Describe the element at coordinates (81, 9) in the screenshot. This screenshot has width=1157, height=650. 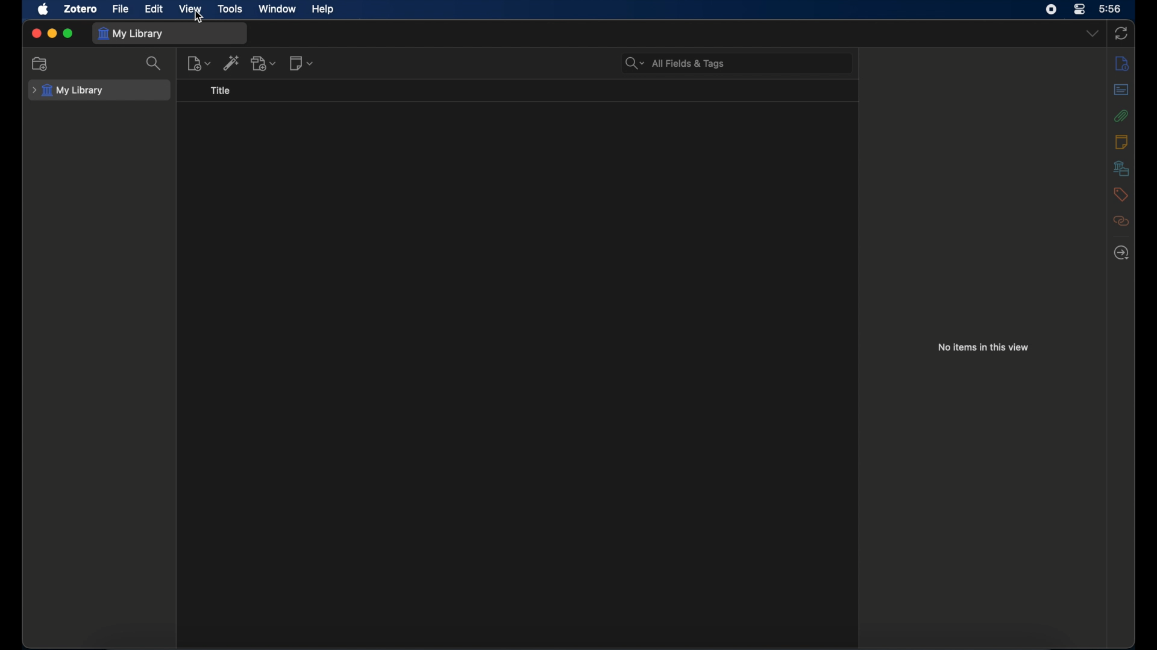
I see `zotero` at that location.